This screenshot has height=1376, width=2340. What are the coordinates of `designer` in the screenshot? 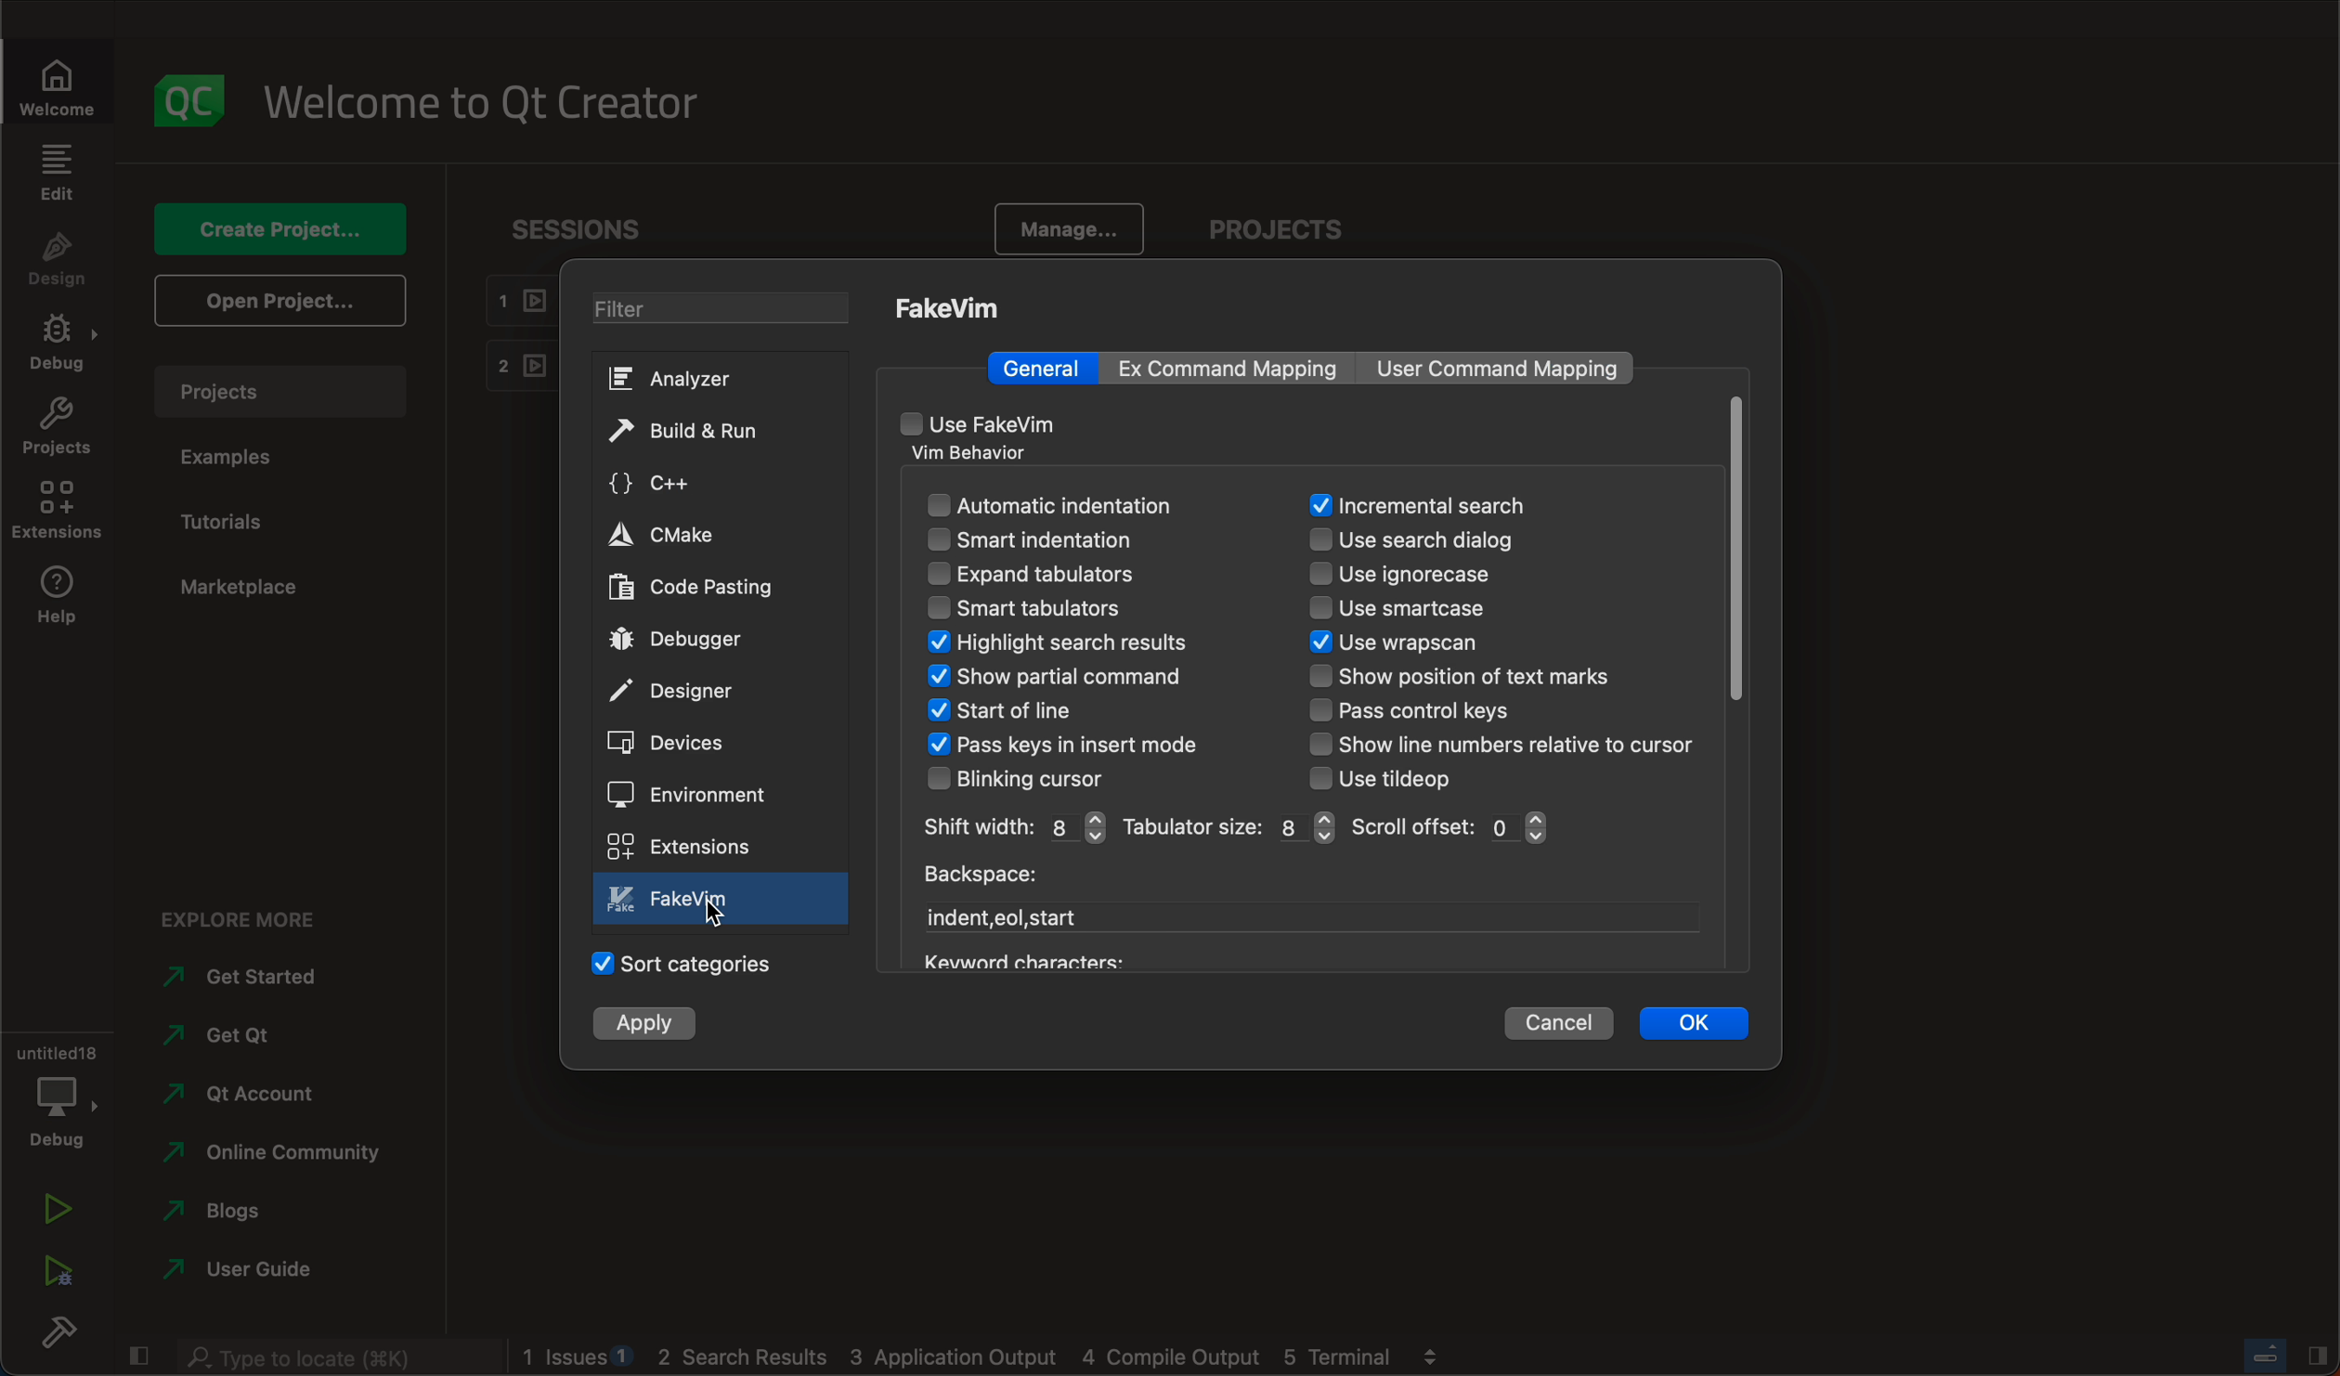 It's located at (682, 691).